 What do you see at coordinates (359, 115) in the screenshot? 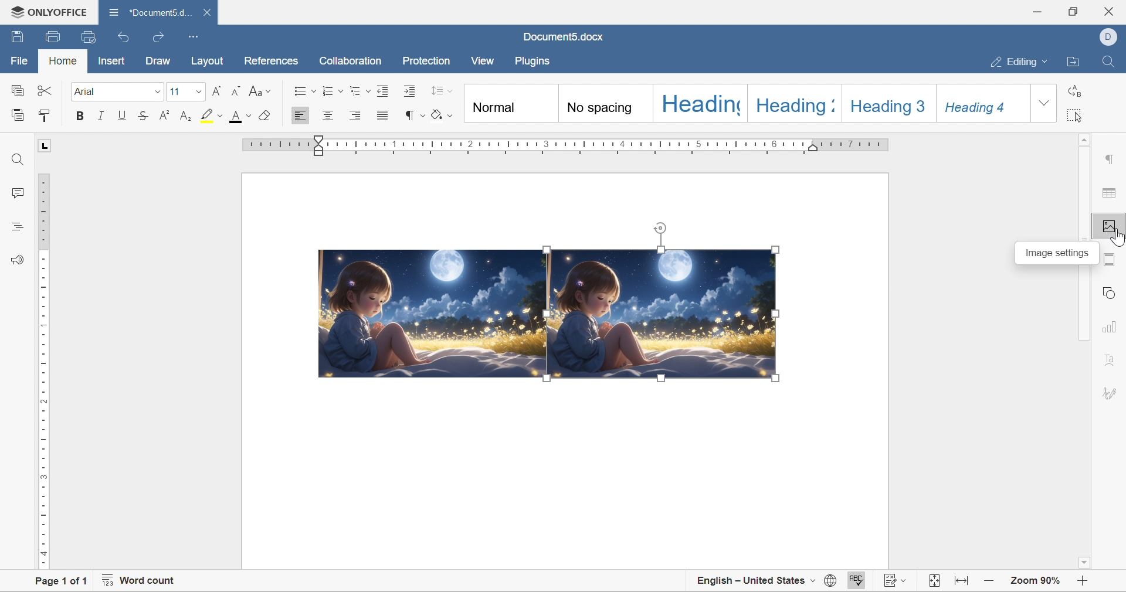
I see `Align Right` at bounding box center [359, 115].